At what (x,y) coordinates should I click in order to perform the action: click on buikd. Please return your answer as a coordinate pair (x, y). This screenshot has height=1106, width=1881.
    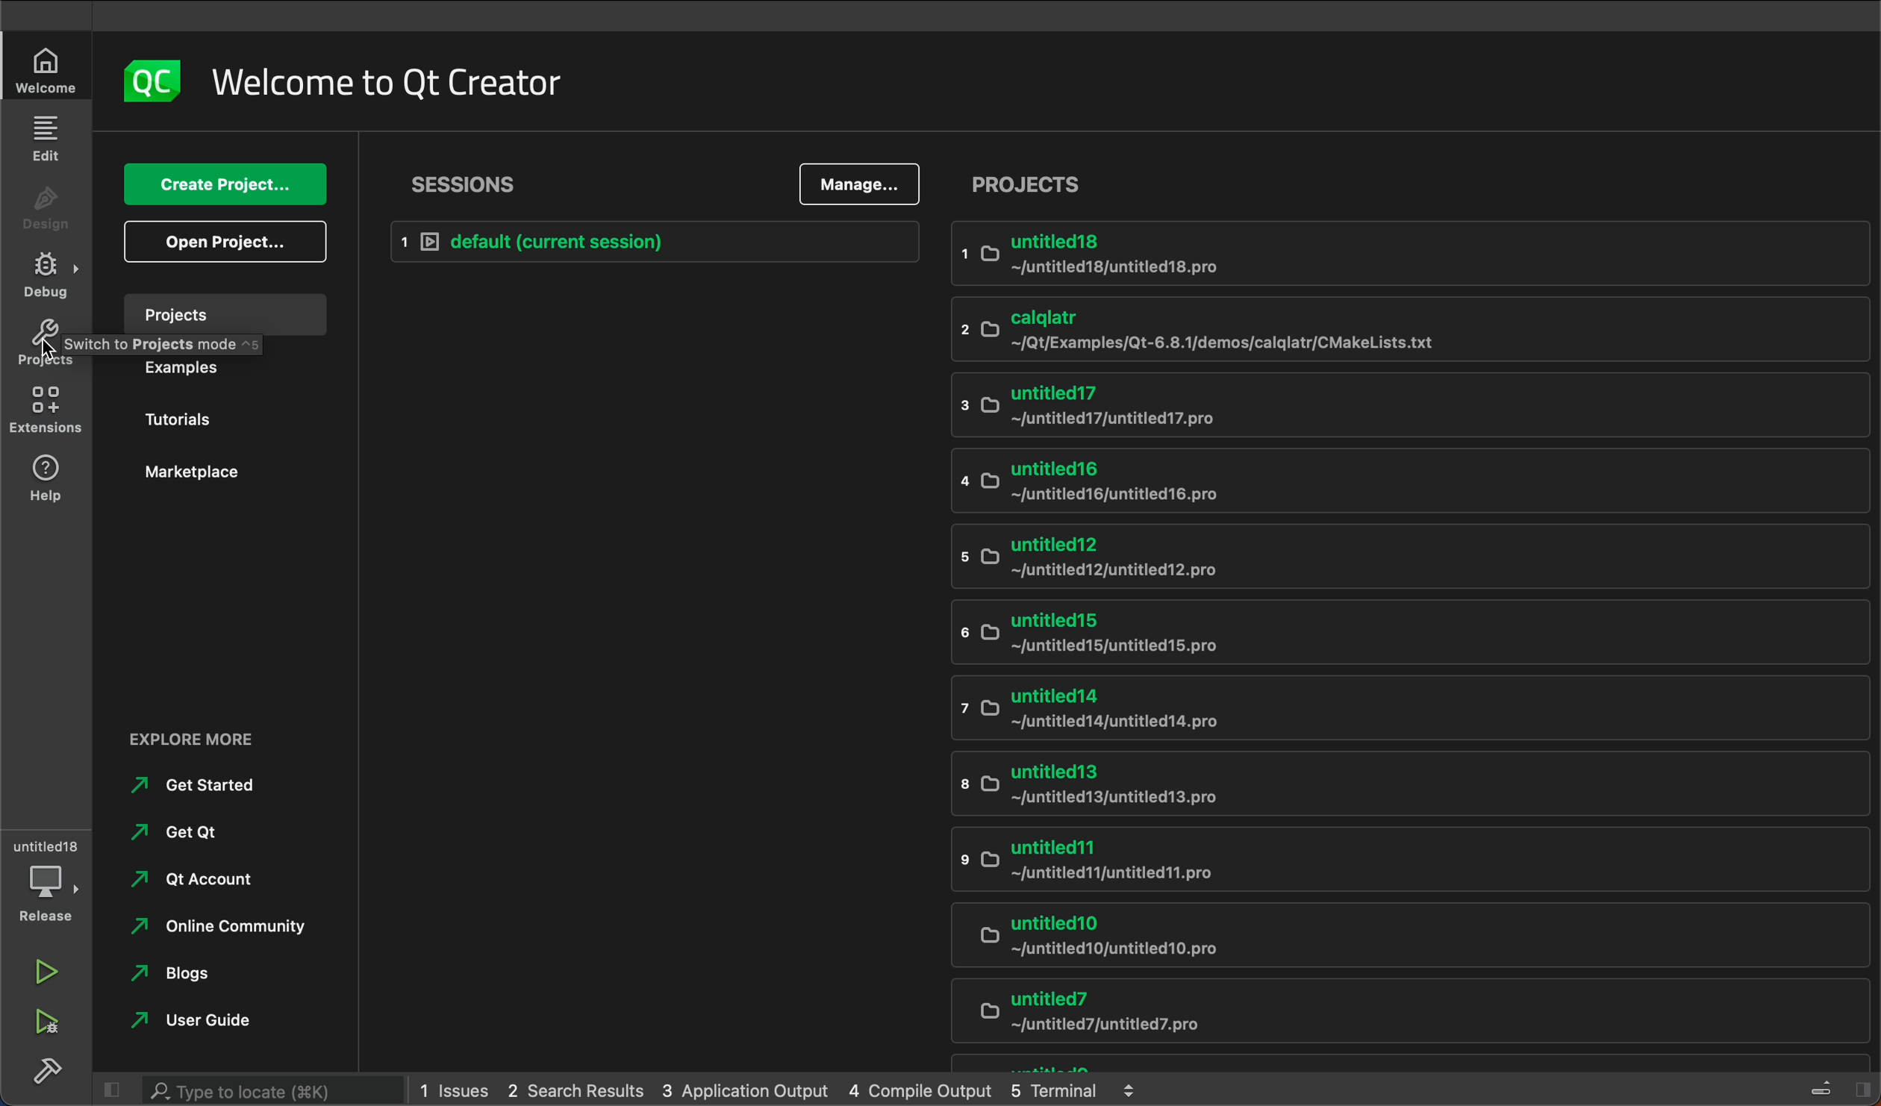
    Looking at the image, I should click on (48, 1070).